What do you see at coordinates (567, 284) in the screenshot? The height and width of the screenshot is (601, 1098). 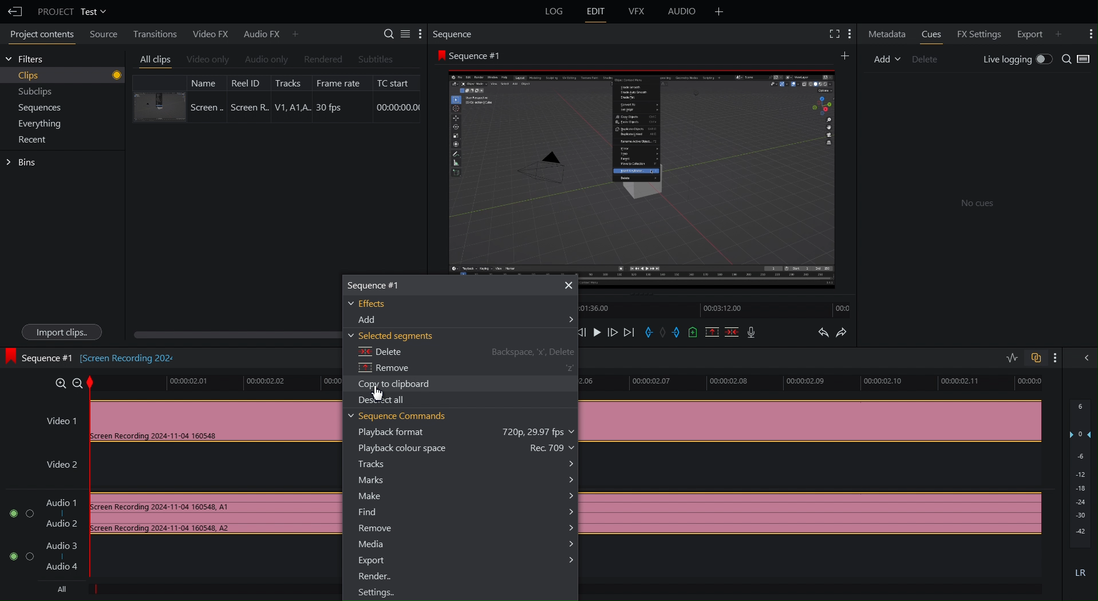 I see `Close` at bounding box center [567, 284].